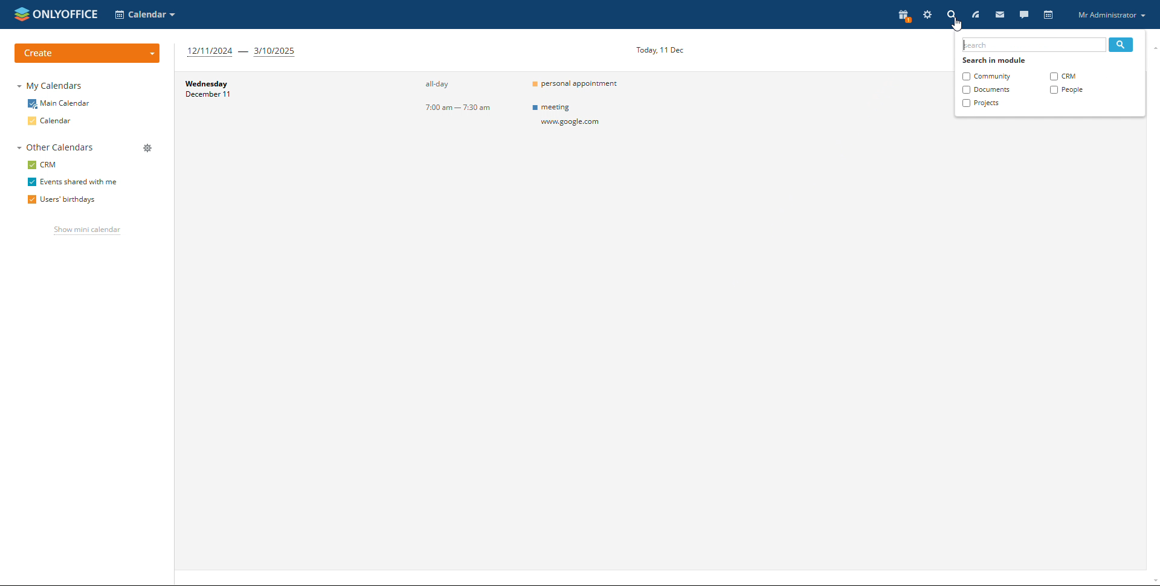 The image size is (1160, 586). Describe the element at coordinates (976, 15) in the screenshot. I see `feed` at that location.